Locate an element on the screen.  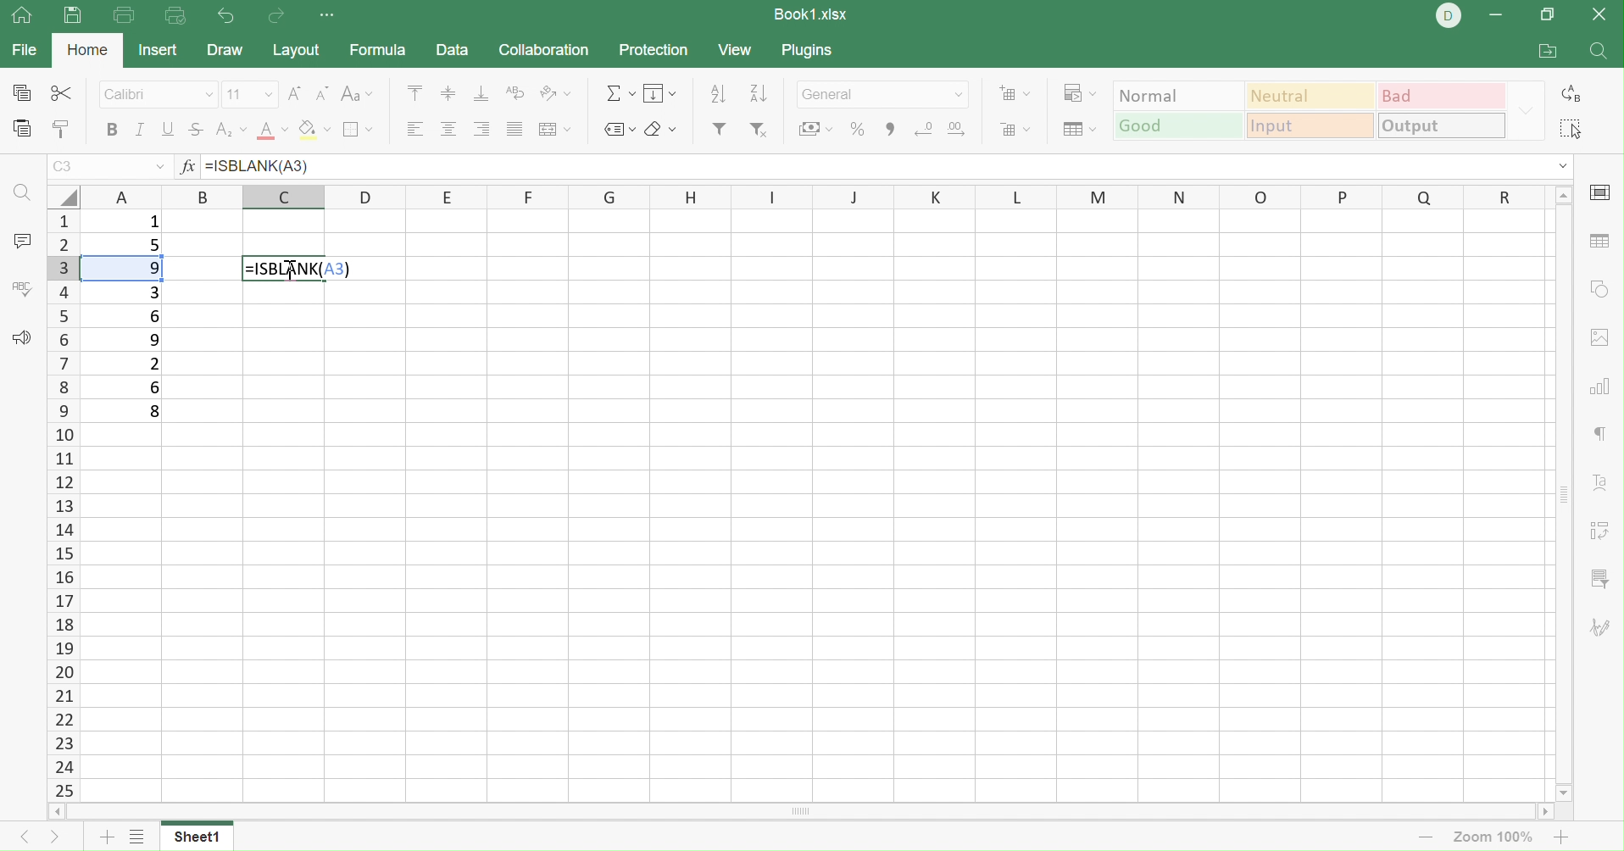
Minimize is located at coordinates (1496, 14).